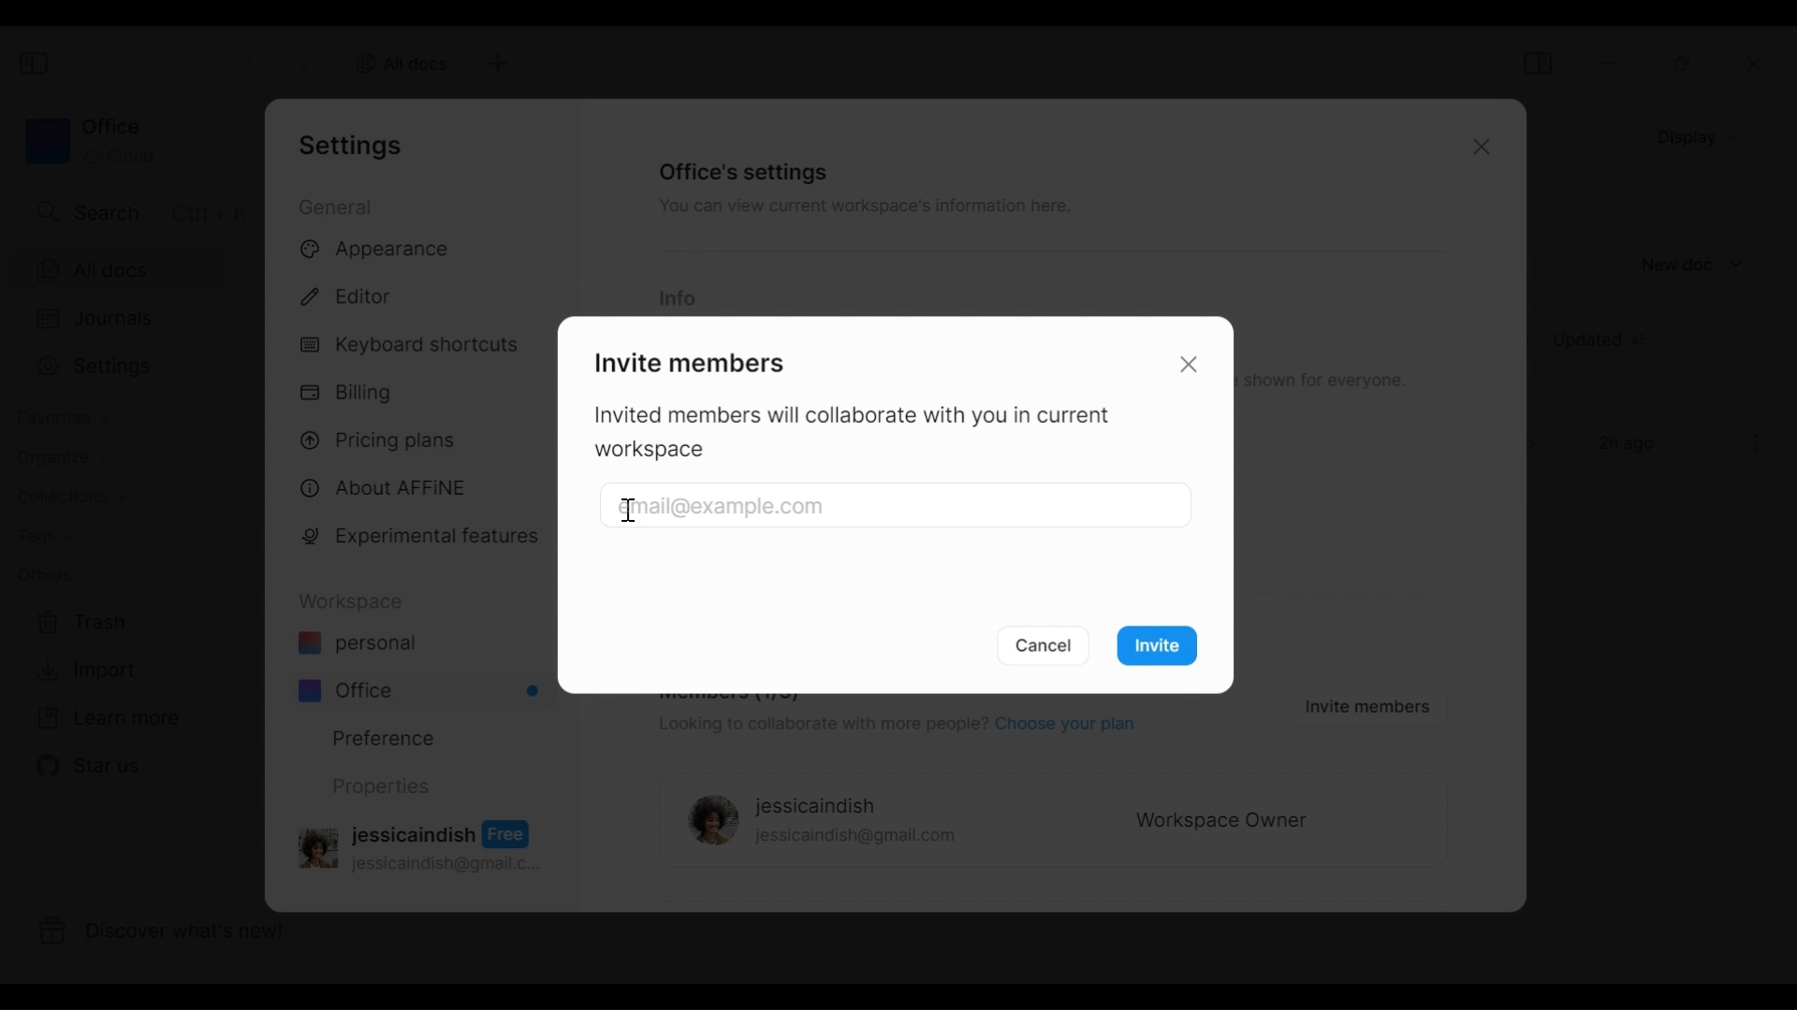  What do you see at coordinates (708, 822) in the screenshot?
I see `Profile` at bounding box center [708, 822].